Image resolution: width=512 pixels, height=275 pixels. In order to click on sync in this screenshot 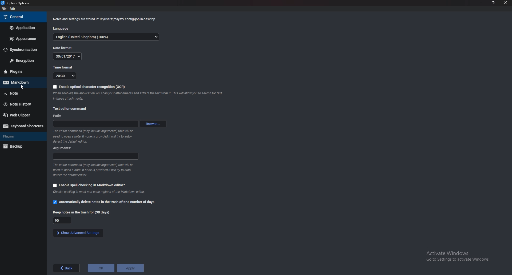, I will do `click(22, 50)`.